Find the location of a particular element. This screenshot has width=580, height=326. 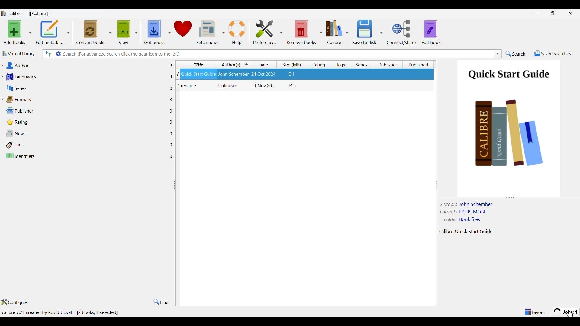

Tag column is located at coordinates (340, 65).